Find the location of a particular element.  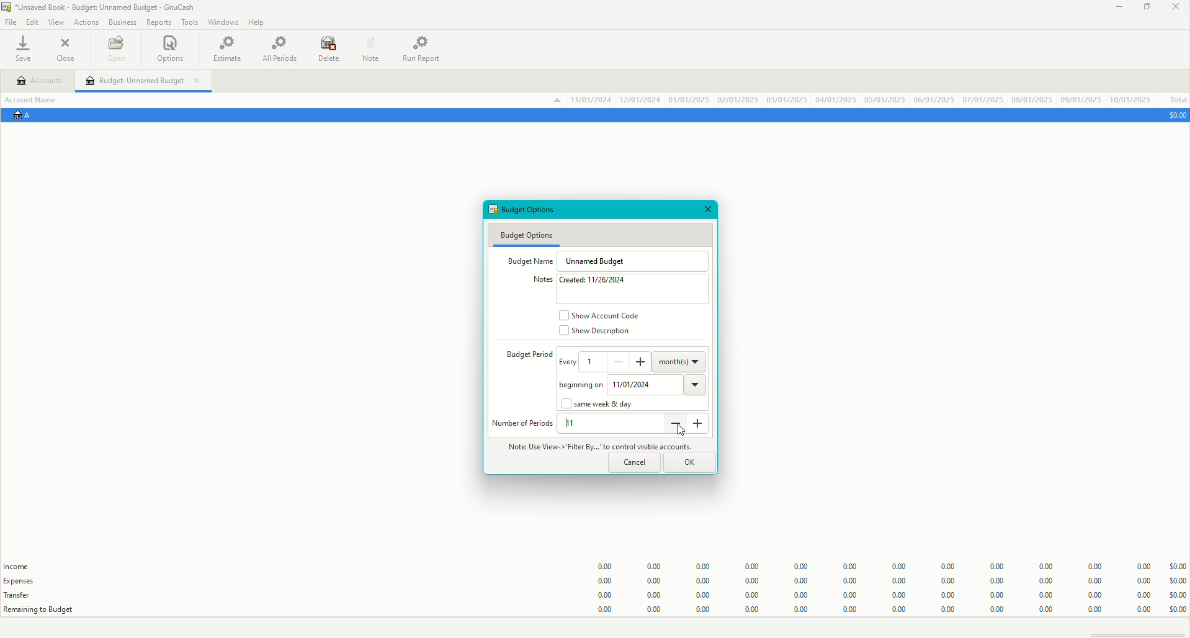

Account Data is located at coordinates (851, 99).